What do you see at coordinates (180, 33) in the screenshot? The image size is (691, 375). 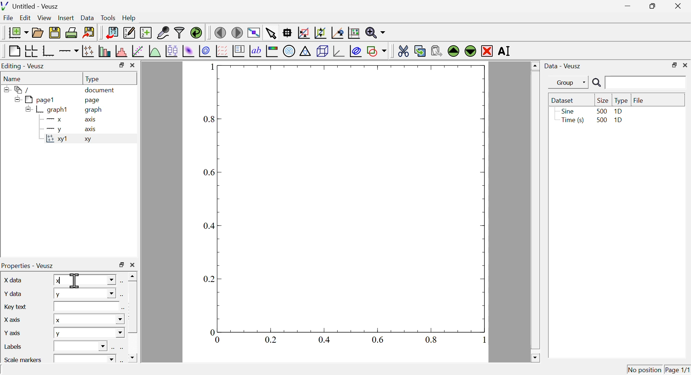 I see `filter data` at bounding box center [180, 33].